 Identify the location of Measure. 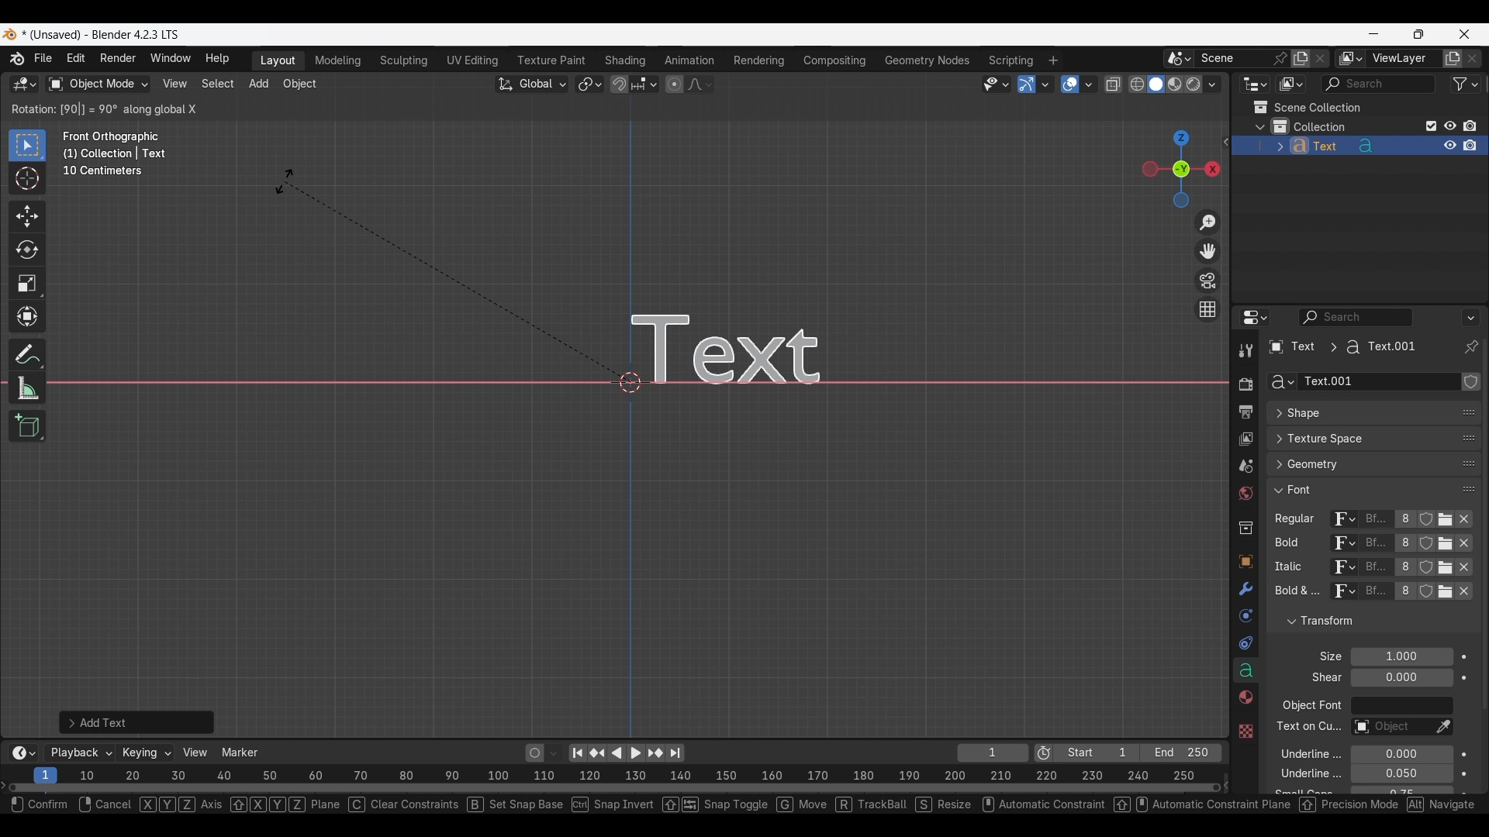
(27, 388).